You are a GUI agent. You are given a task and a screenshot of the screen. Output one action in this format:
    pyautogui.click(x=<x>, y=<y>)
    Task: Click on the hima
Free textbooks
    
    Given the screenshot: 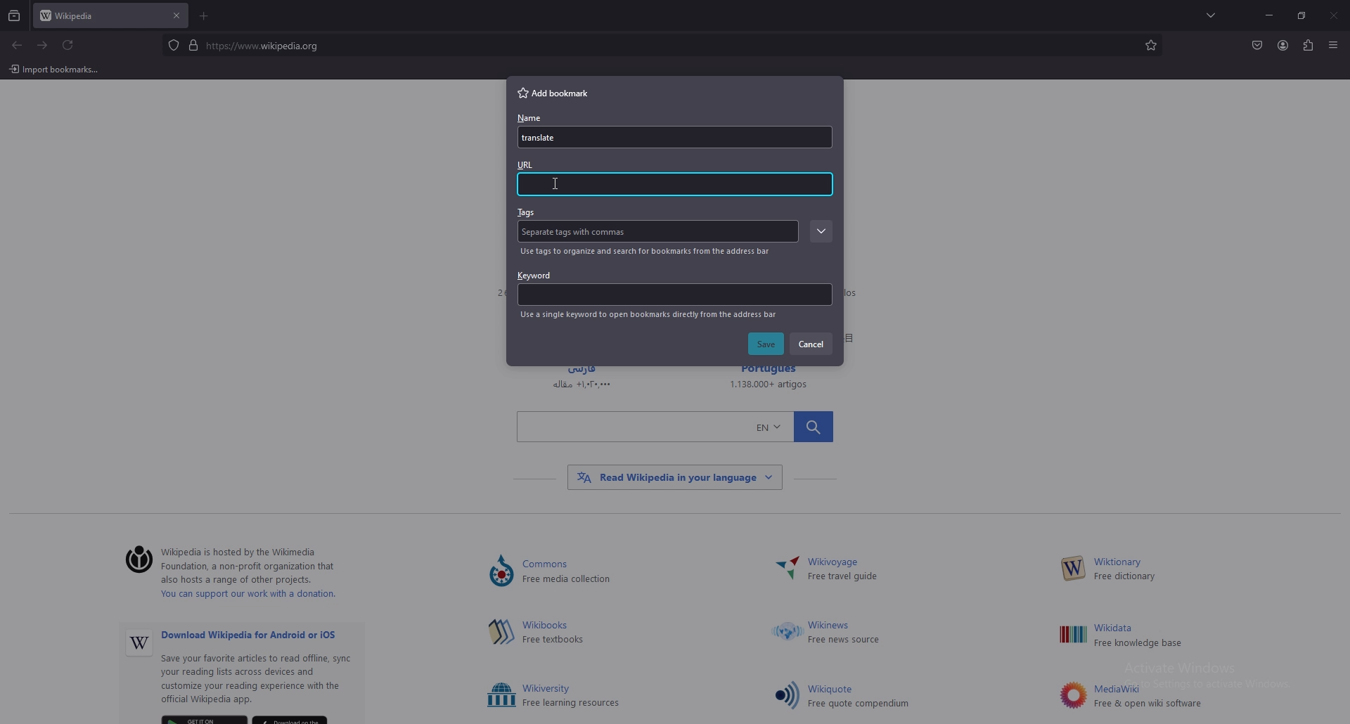 What is the action you would take?
    pyautogui.click(x=556, y=633)
    